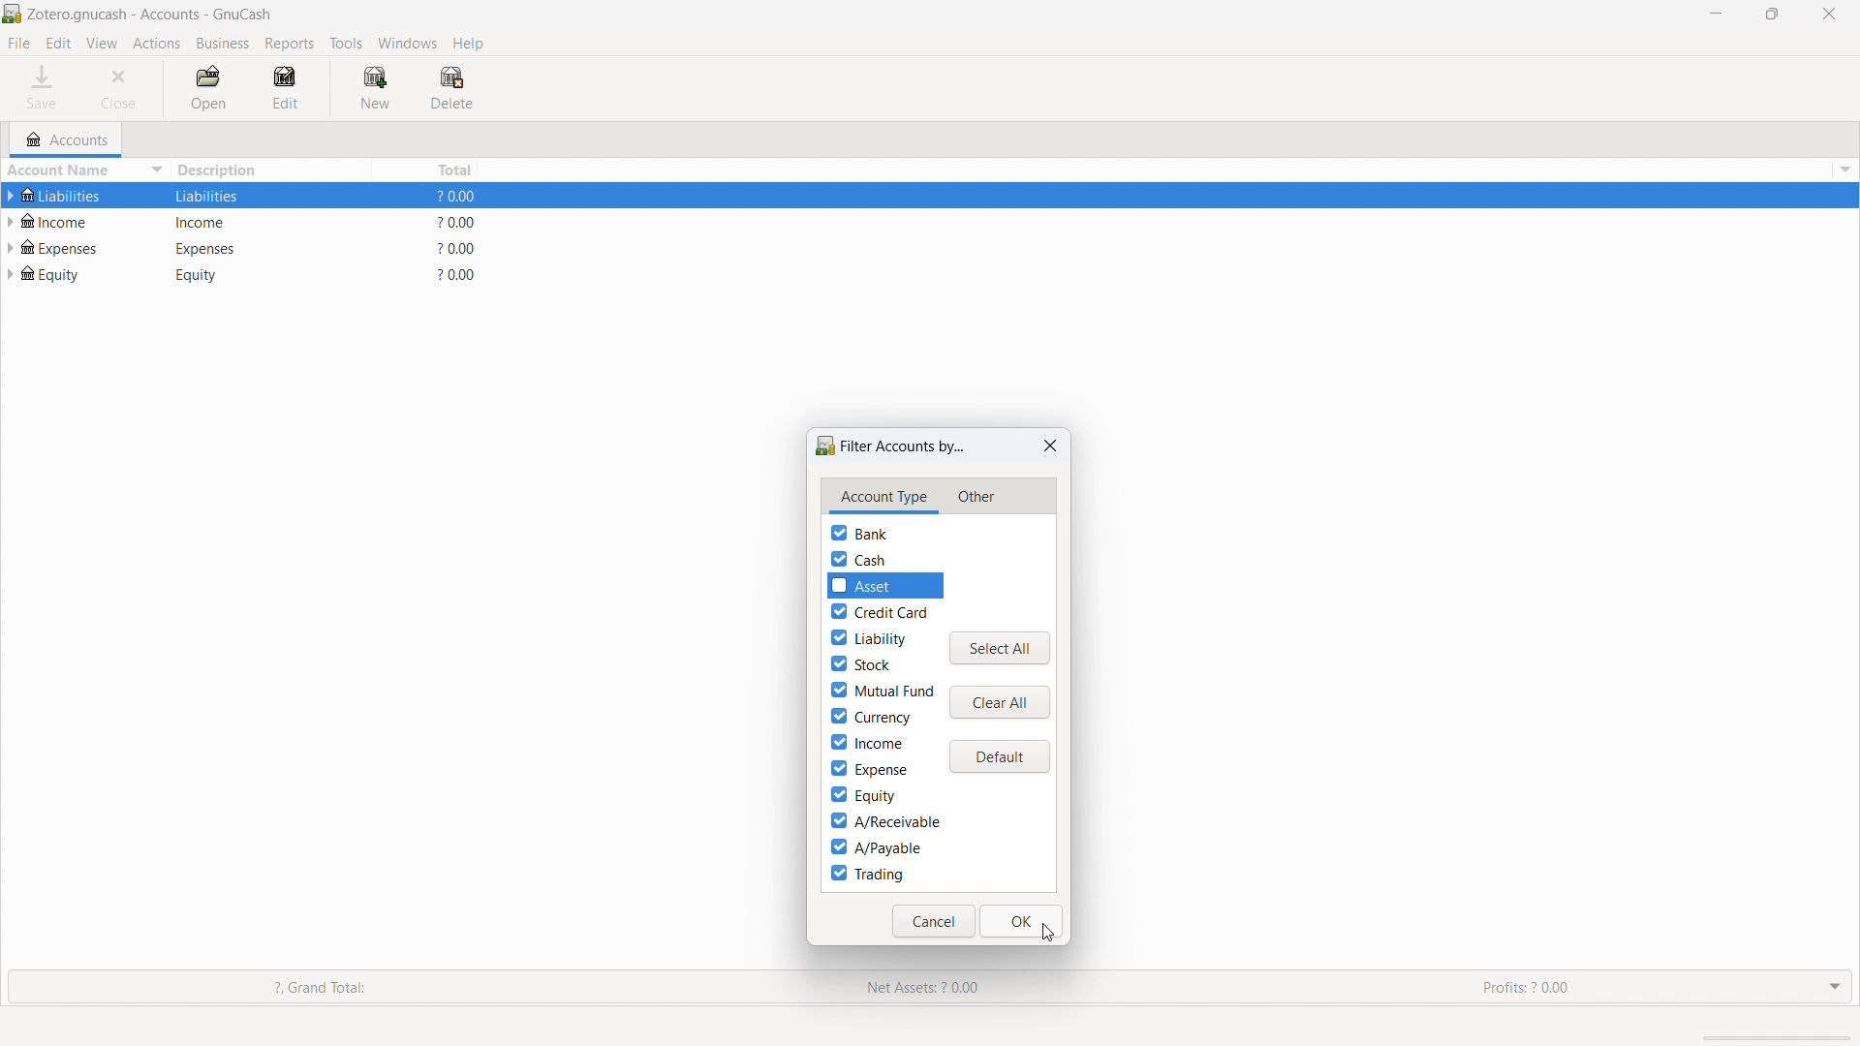 The width and height of the screenshot is (1860, 1046). What do you see at coordinates (883, 497) in the screenshot?
I see `account type` at bounding box center [883, 497].